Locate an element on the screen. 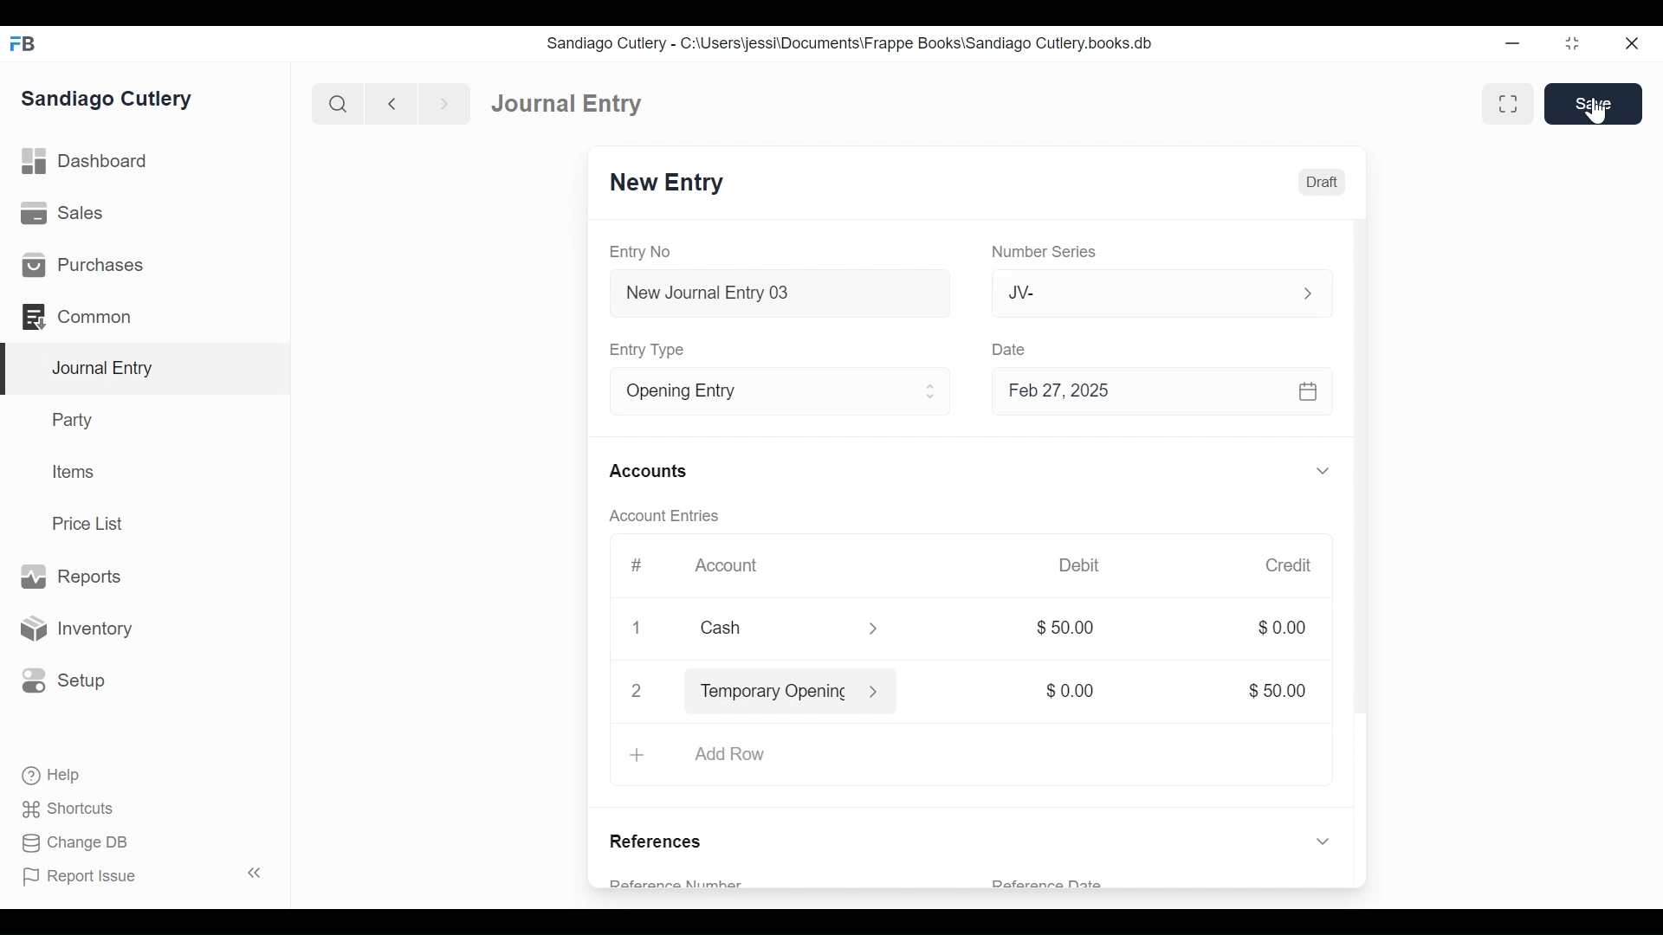  Toggle between form and full width is located at coordinates (1508, 103).